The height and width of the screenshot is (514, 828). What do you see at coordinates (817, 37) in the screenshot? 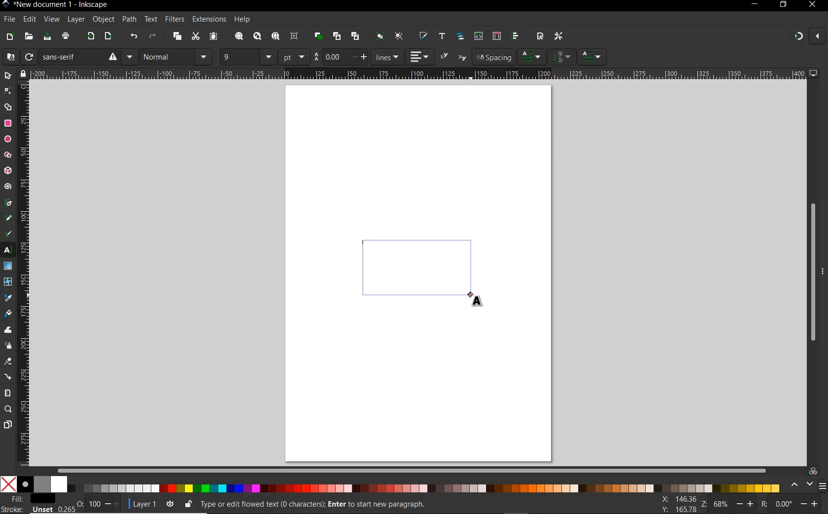
I see `close options` at bounding box center [817, 37].